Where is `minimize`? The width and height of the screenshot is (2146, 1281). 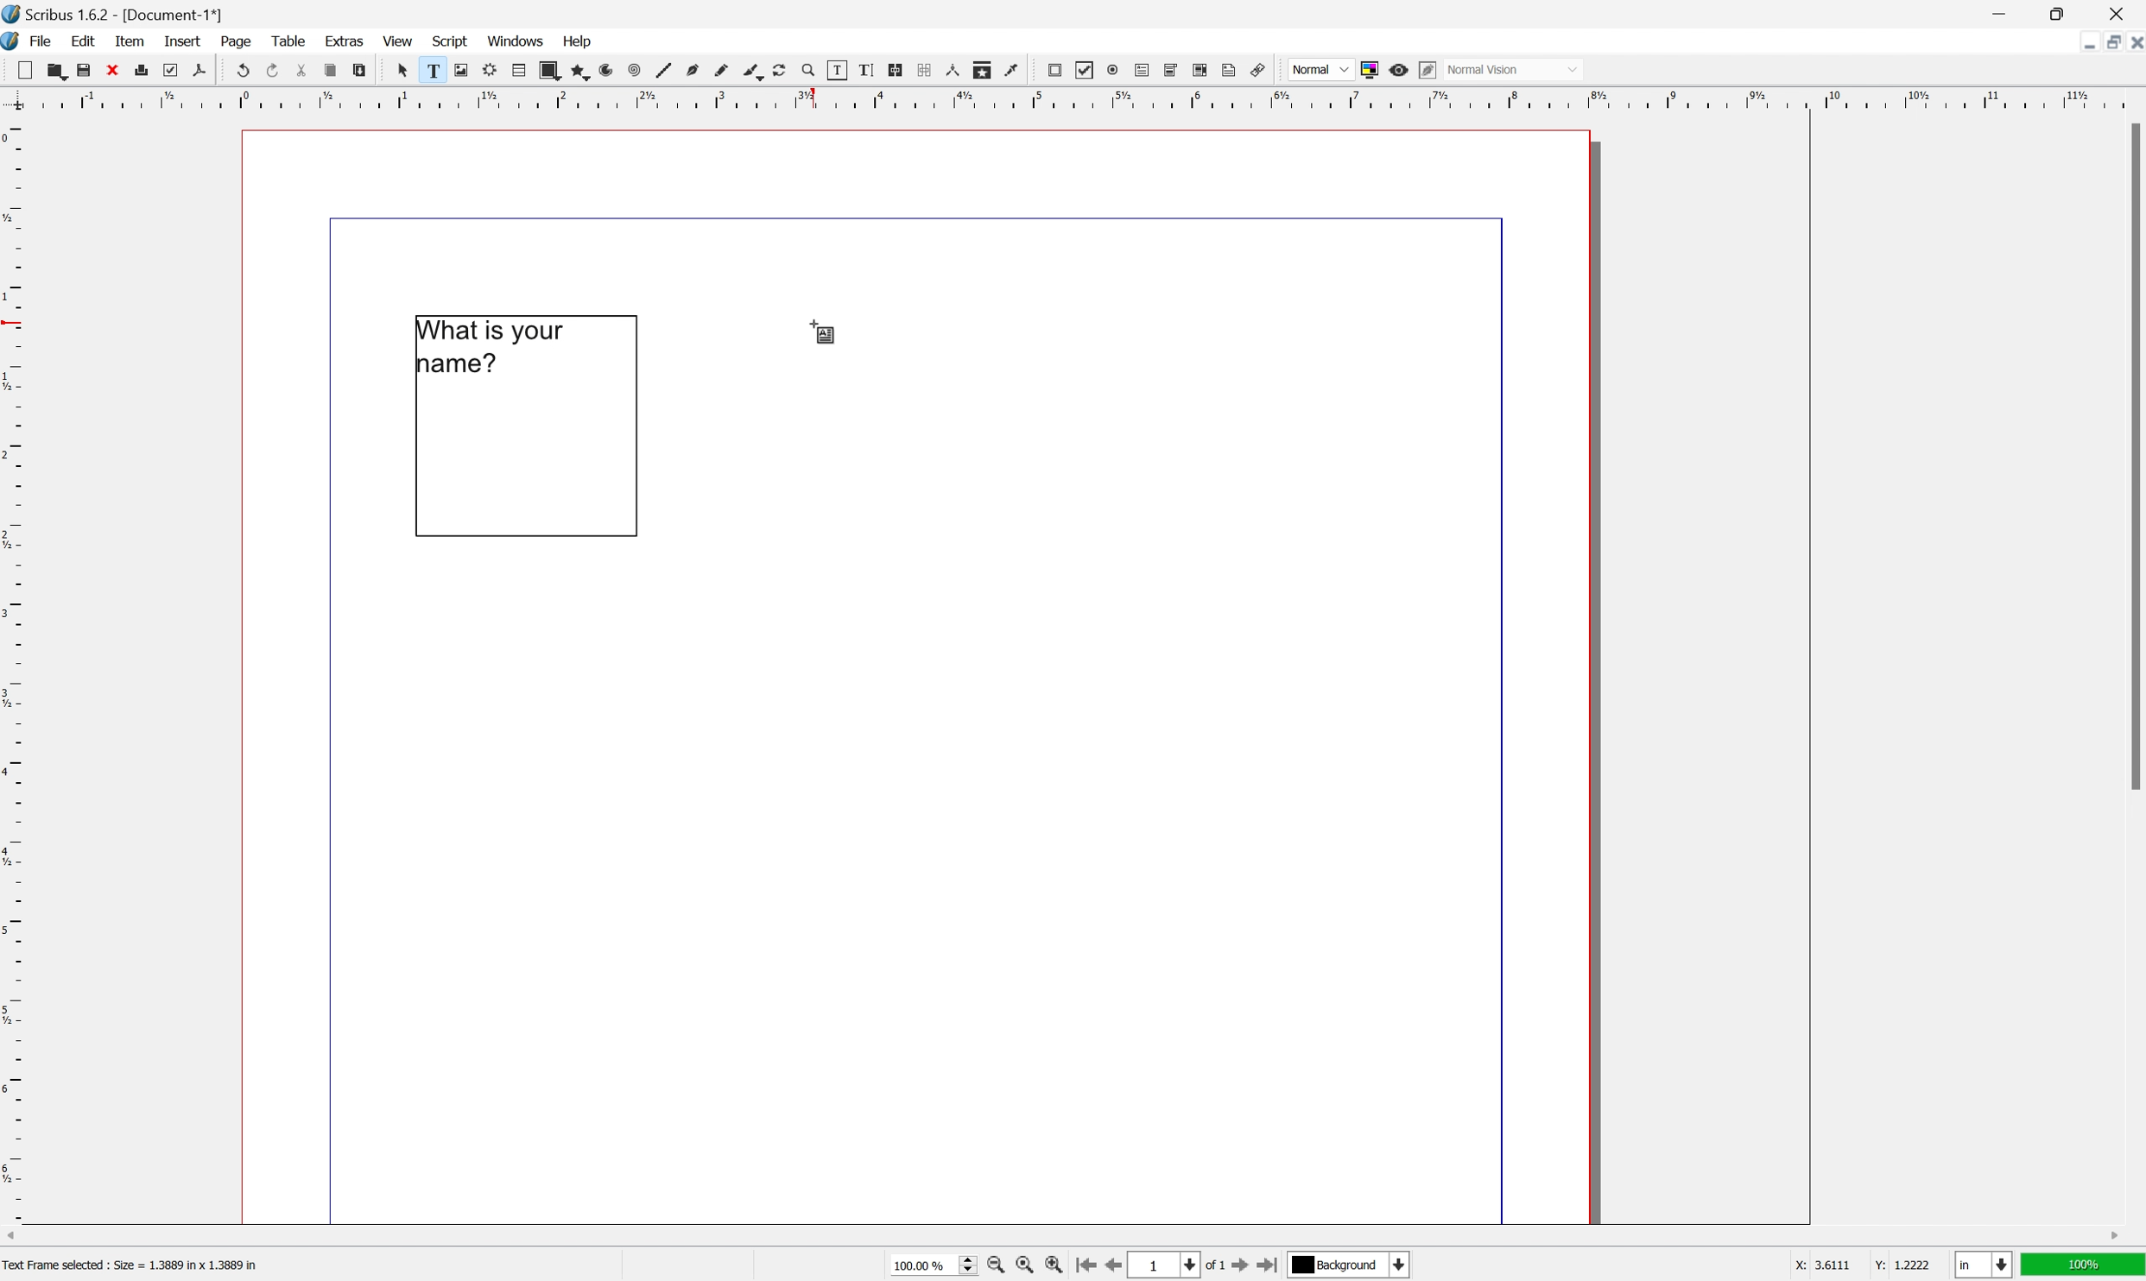
minimize is located at coordinates (2080, 42).